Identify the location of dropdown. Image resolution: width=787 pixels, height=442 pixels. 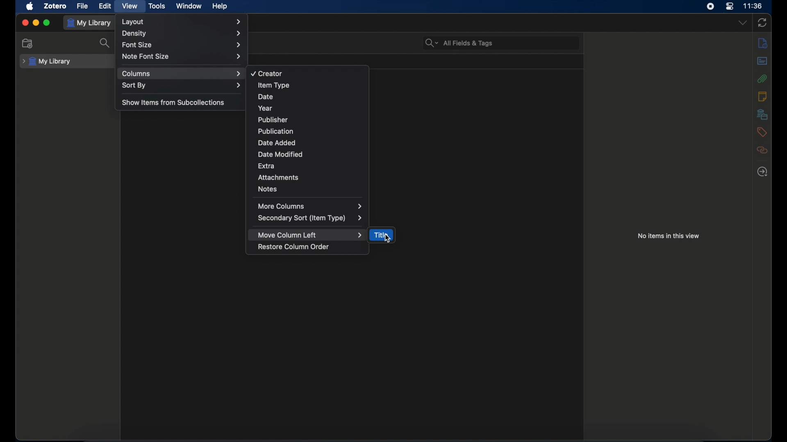
(743, 23).